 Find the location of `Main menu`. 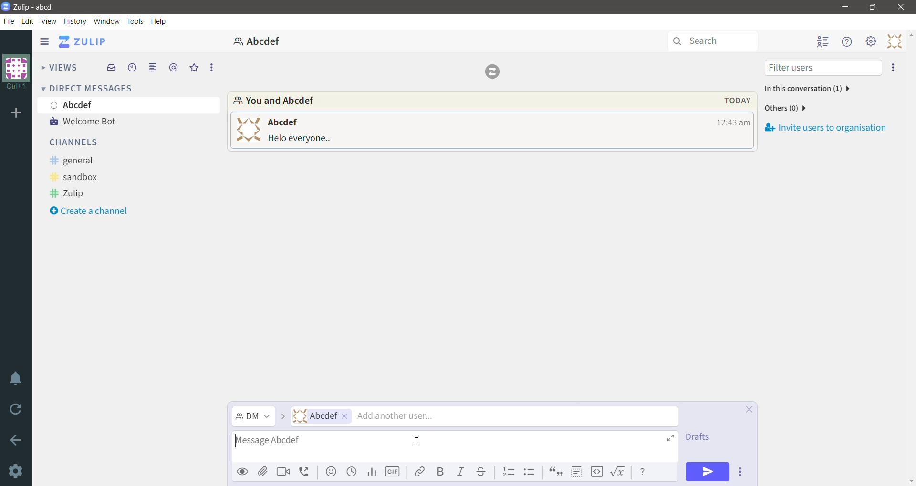

Main menu is located at coordinates (871, 41).